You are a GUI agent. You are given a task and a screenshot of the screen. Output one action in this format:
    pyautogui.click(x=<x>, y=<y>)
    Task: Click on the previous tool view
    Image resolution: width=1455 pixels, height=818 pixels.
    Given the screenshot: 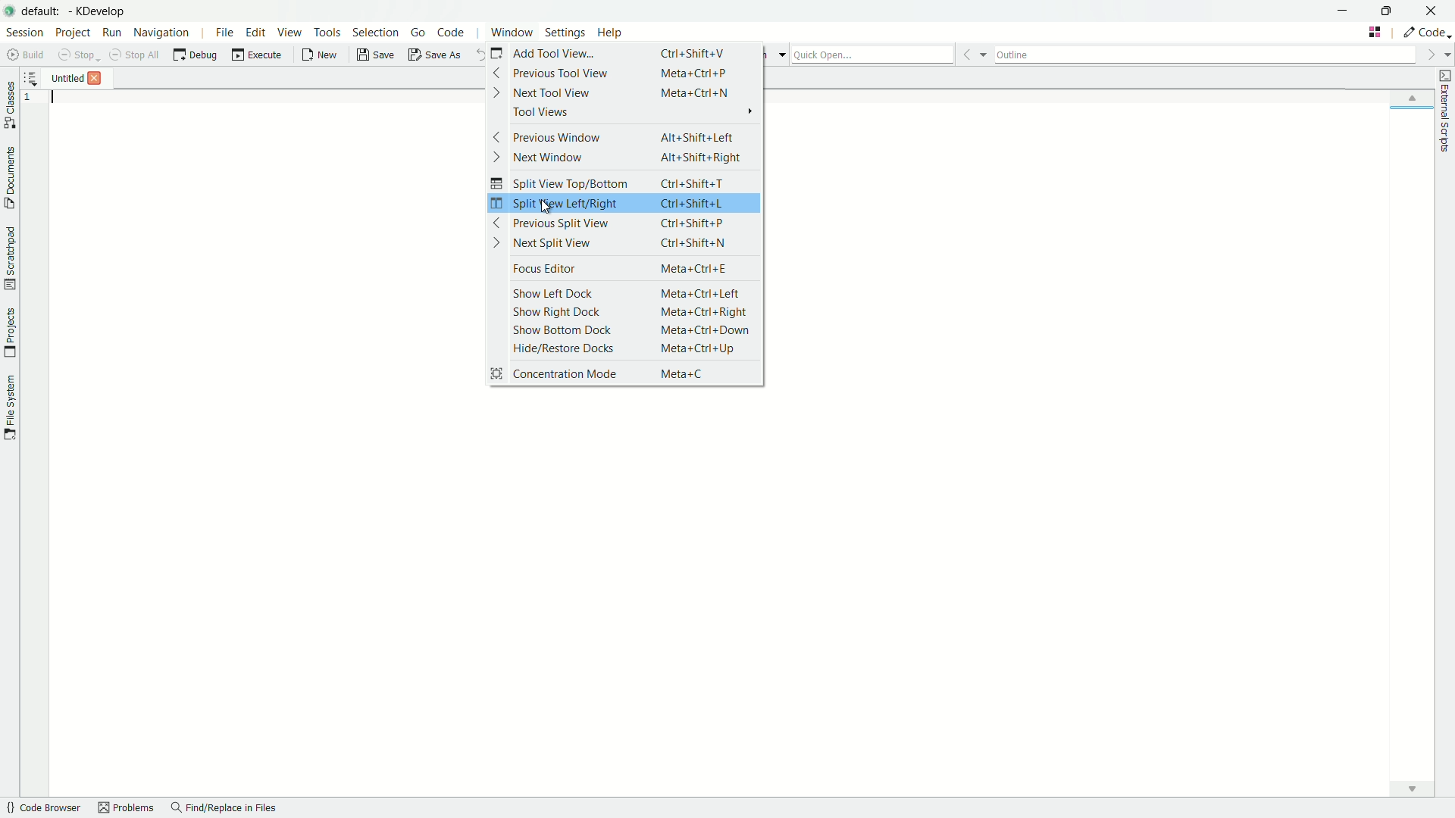 What is the action you would take?
    pyautogui.click(x=562, y=73)
    